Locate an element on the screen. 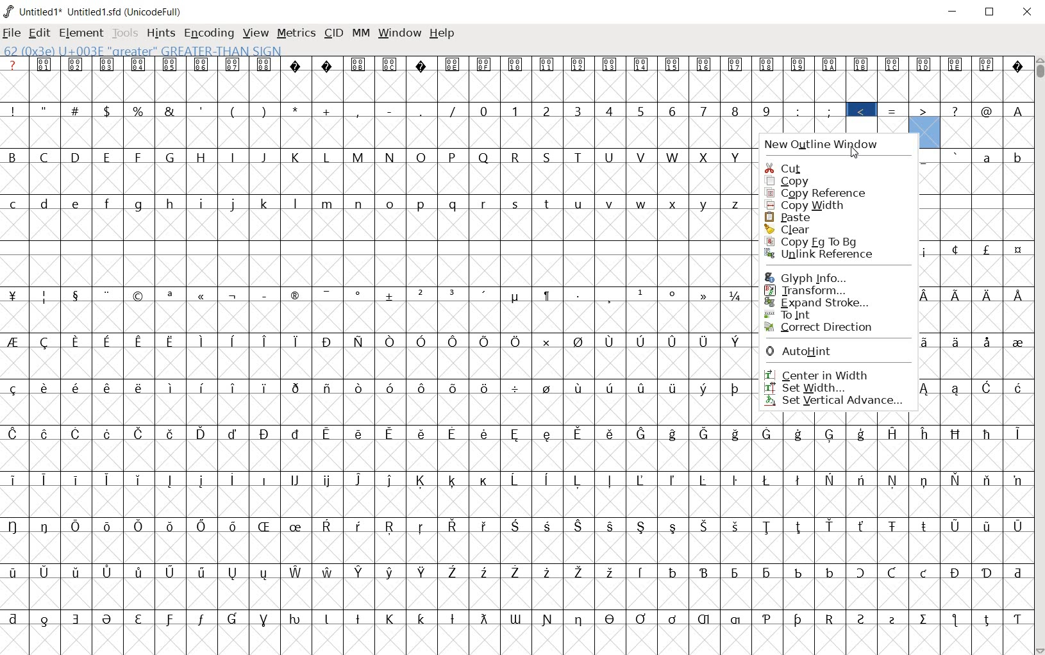 The width and height of the screenshot is (1045, 655). set width is located at coordinates (840, 387).